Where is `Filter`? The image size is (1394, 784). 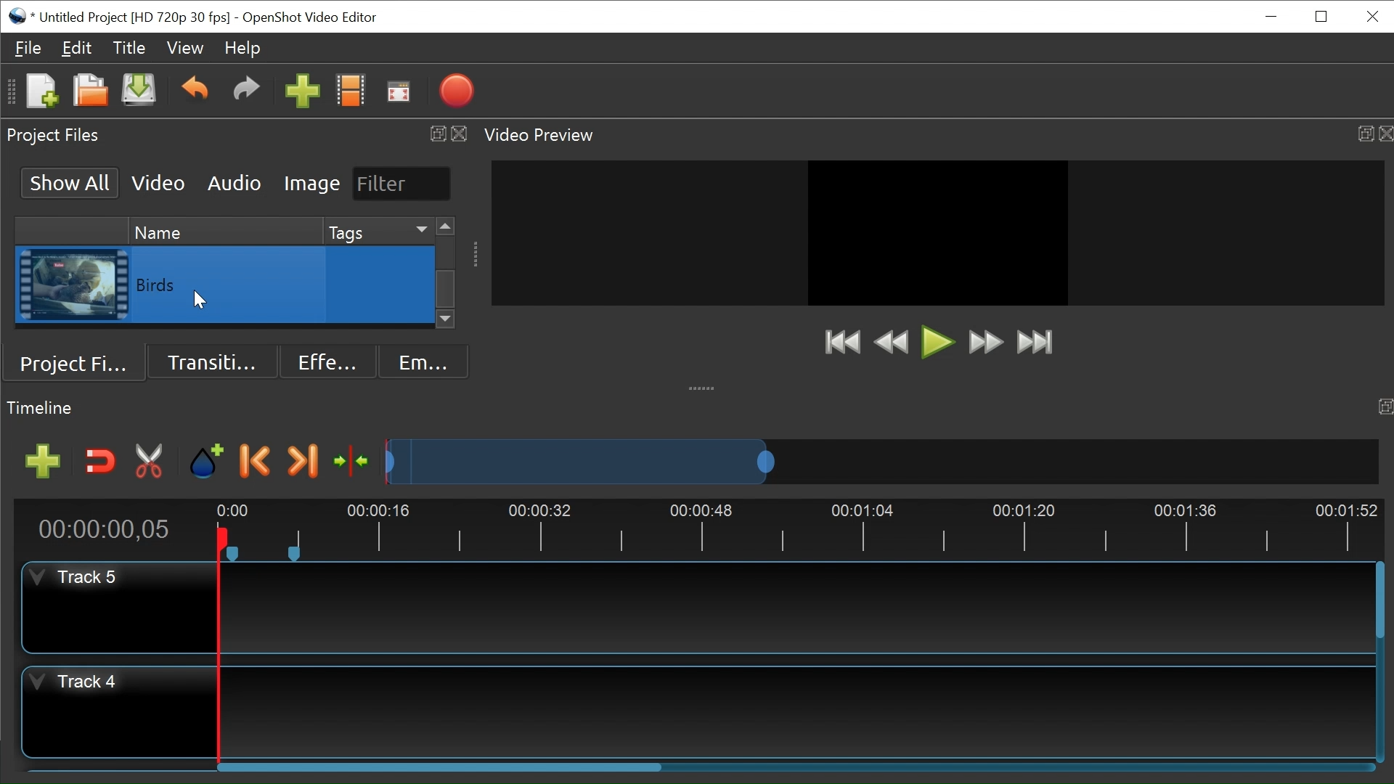
Filter is located at coordinates (400, 183).